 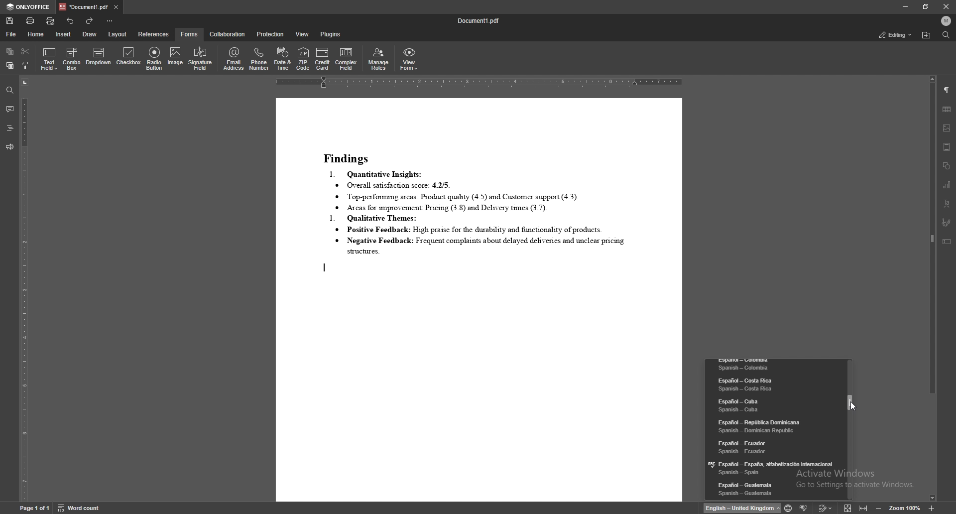 What do you see at coordinates (774, 468) in the screenshot?
I see `language` at bounding box center [774, 468].